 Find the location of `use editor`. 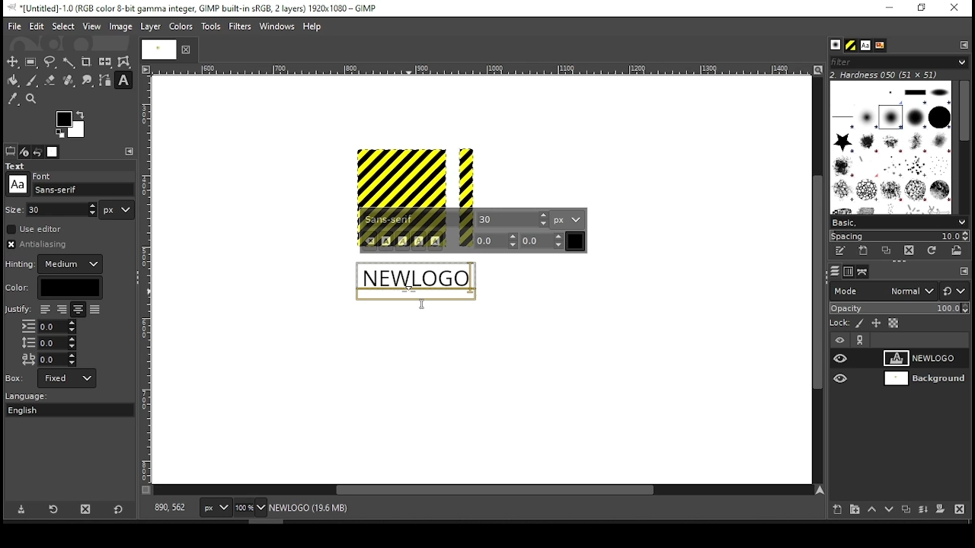

use editor is located at coordinates (36, 229).